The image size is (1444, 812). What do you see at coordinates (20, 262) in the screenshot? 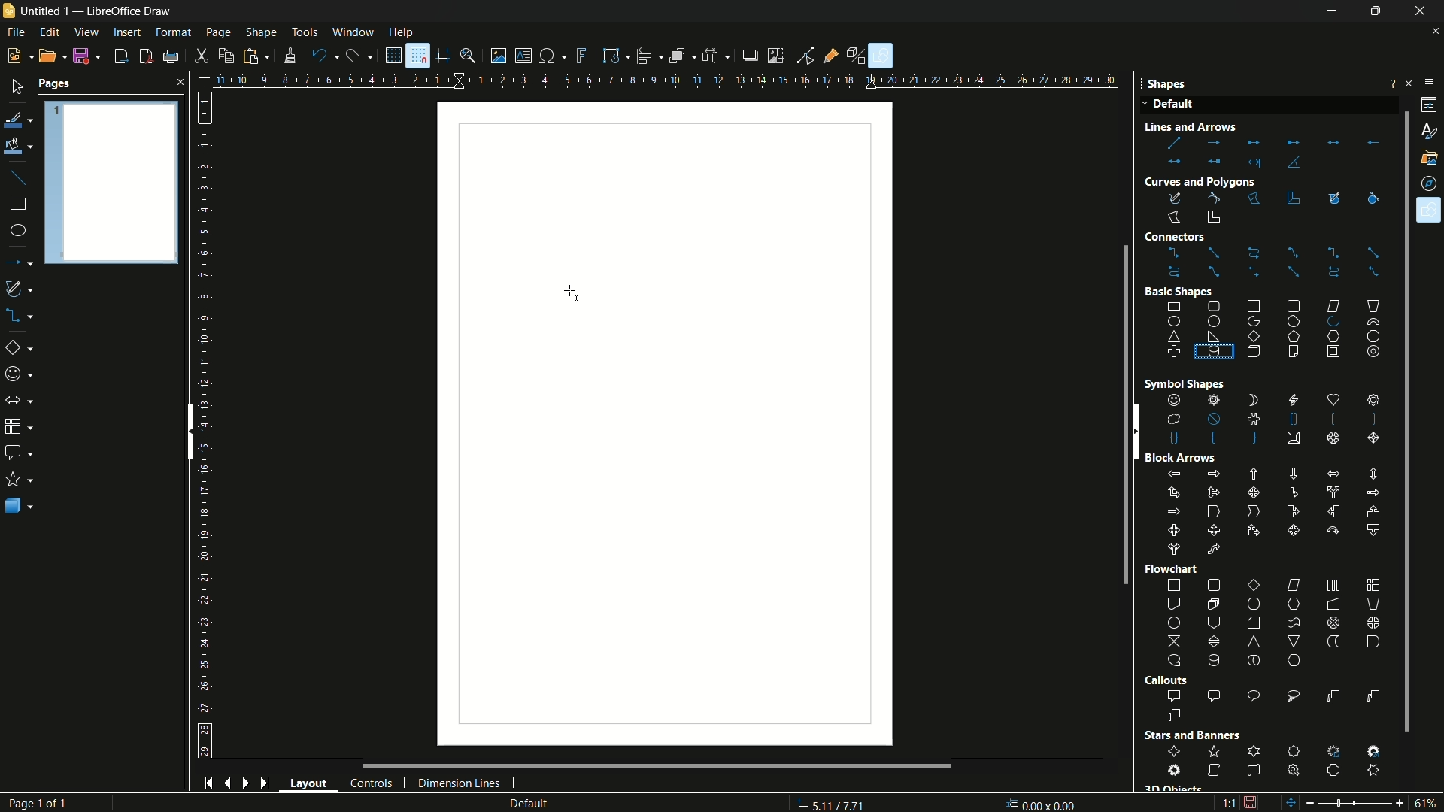
I see `lines and arrows` at bounding box center [20, 262].